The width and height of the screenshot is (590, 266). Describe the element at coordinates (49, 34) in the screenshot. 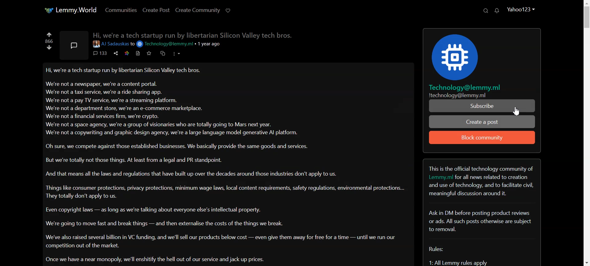

I see `Up` at that location.